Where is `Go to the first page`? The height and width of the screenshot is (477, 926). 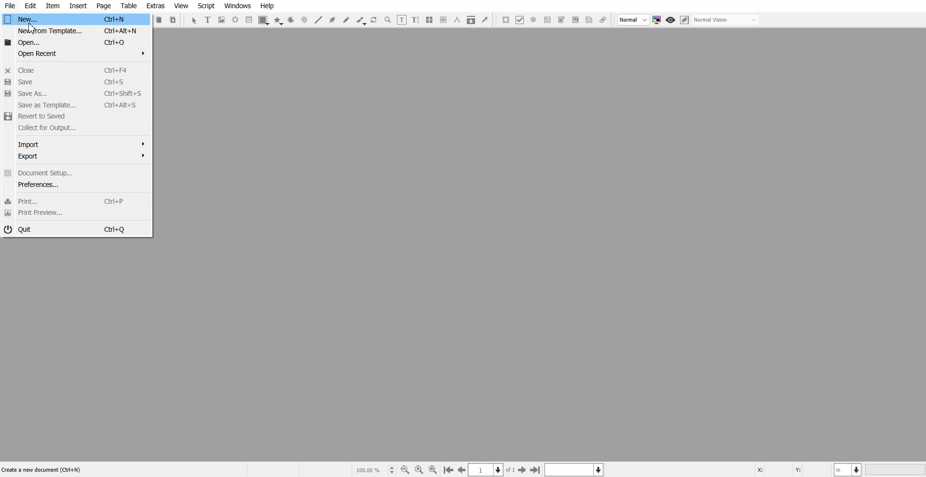 Go to the first page is located at coordinates (536, 470).